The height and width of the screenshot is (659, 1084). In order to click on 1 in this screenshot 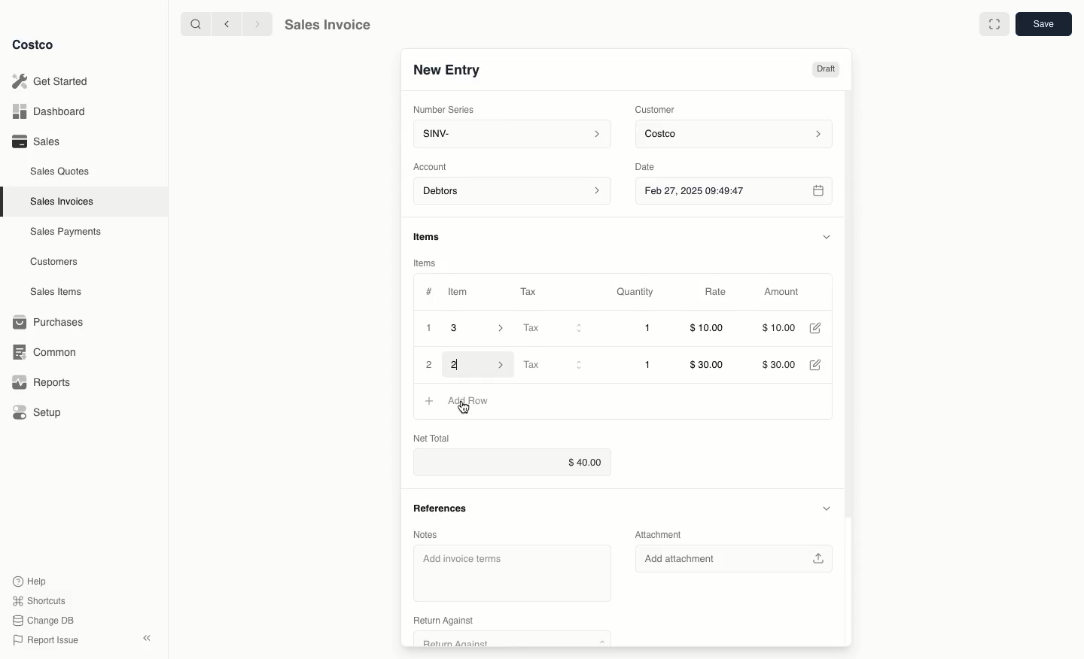, I will do `click(429, 328)`.